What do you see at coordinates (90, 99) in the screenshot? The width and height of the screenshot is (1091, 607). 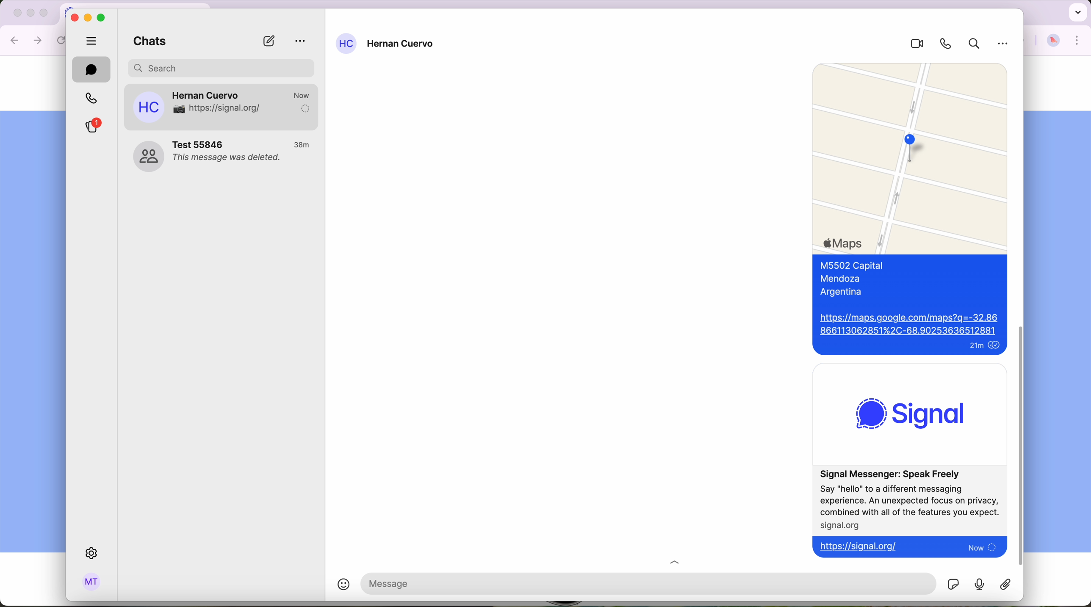 I see `calls` at bounding box center [90, 99].